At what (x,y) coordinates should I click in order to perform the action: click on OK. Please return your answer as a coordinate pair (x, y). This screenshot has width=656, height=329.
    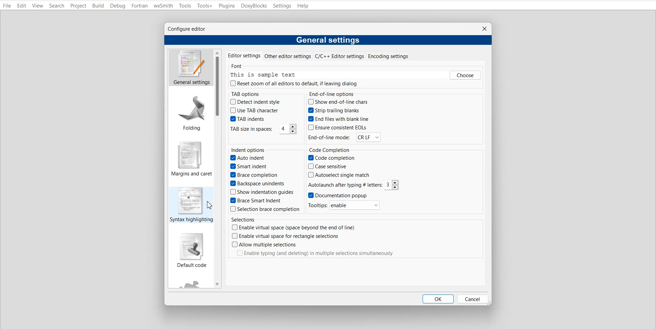
    Looking at the image, I should click on (438, 299).